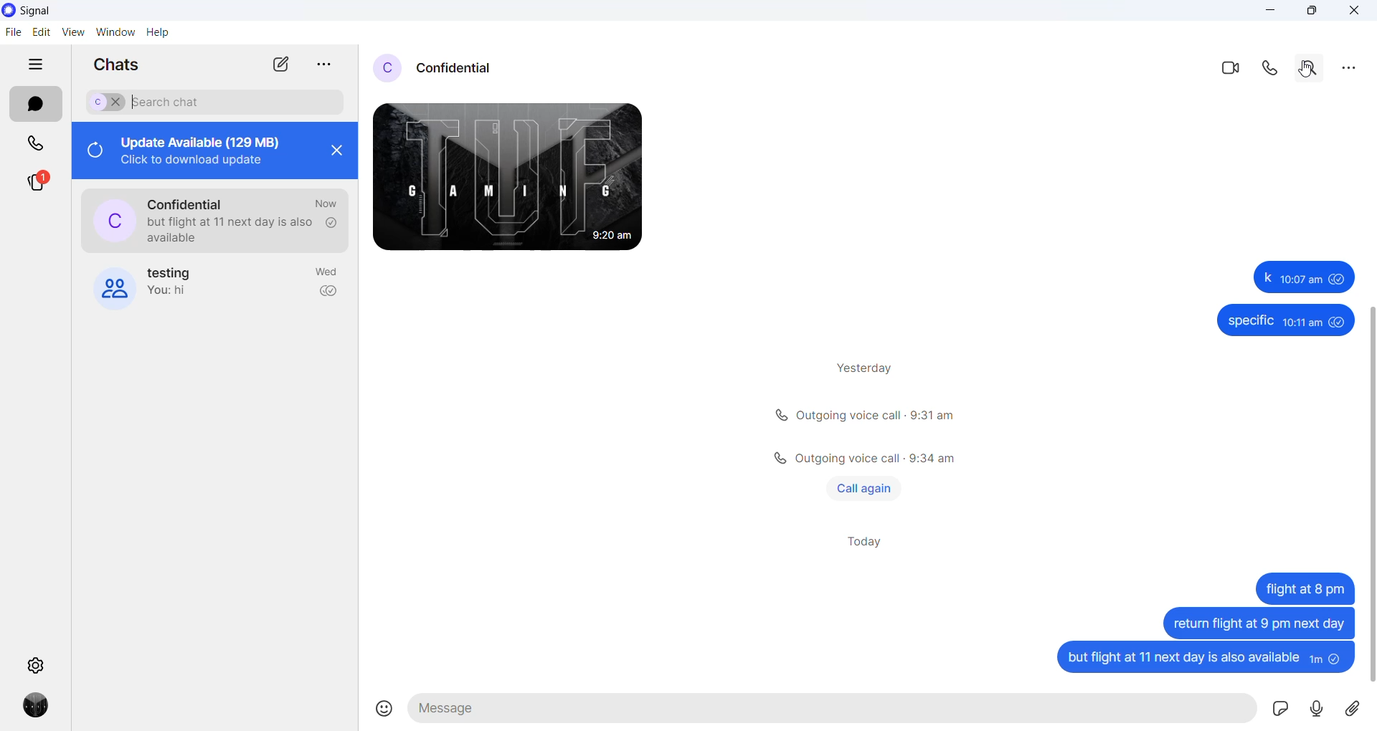 Image resolution: width=1377 pixels, height=731 pixels. What do you see at coordinates (35, 65) in the screenshot?
I see `hide tabs` at bounding box center [35, 65].